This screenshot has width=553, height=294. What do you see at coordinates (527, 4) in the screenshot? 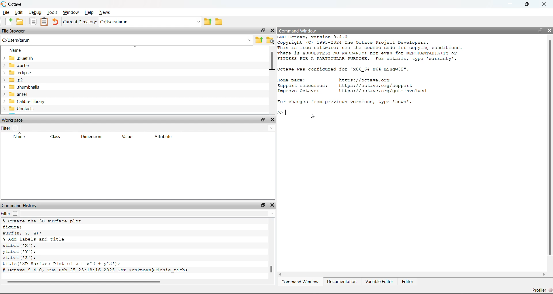
I see `Restore Down` at bounding box center [527, 4].